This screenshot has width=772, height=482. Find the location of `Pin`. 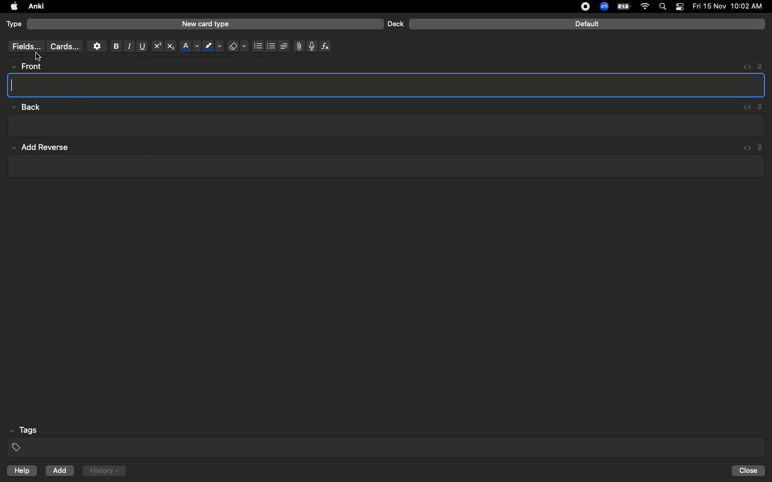

Pin is located at coordinates (761, 107).